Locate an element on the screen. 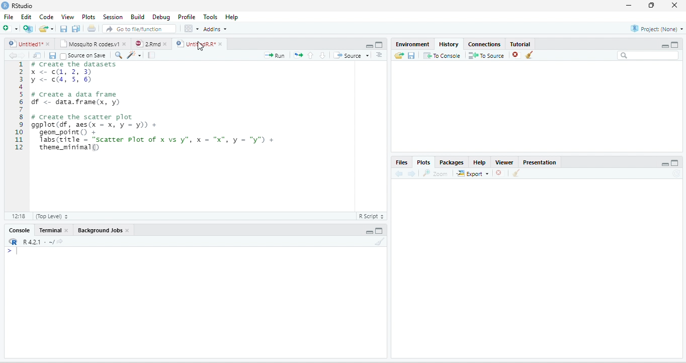 Image resolution: width=686 pixels, height=363 pixels. close is located at coordinates (124, 44).